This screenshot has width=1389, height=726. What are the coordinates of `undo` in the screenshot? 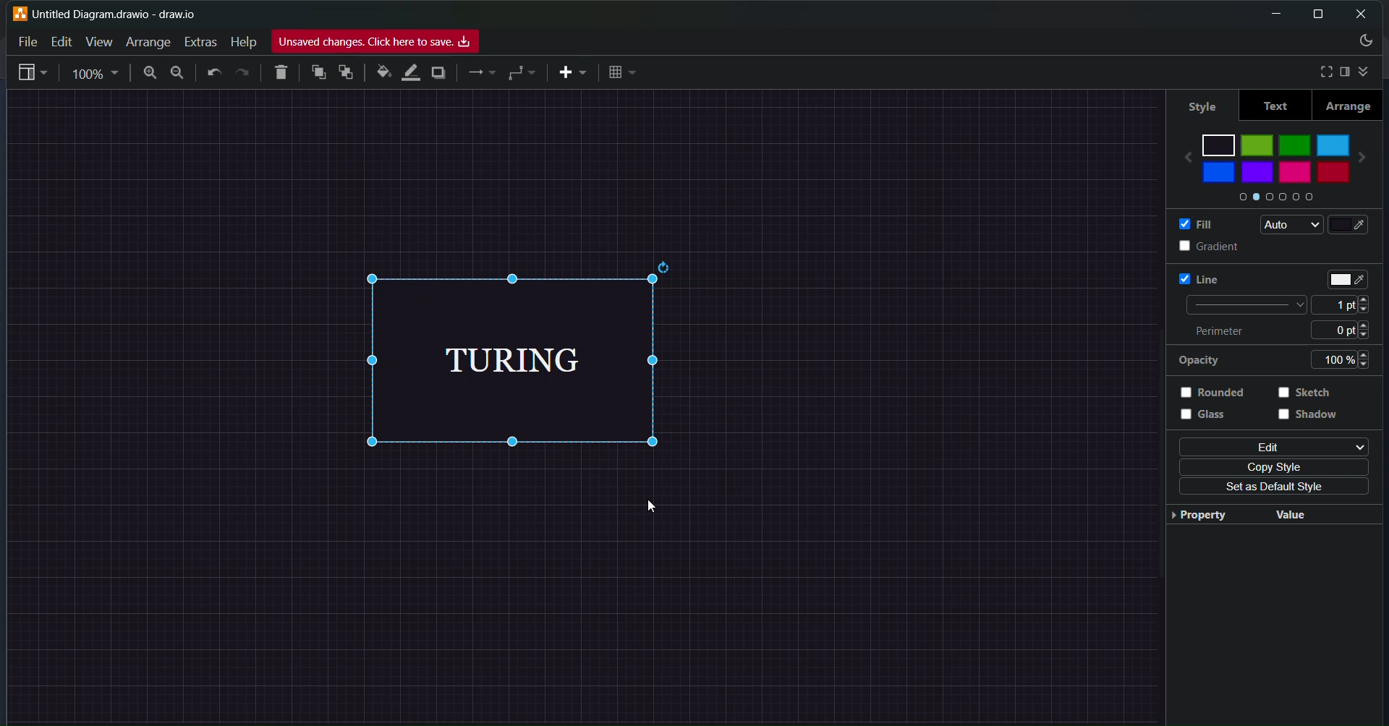 It's located at (216, 73).